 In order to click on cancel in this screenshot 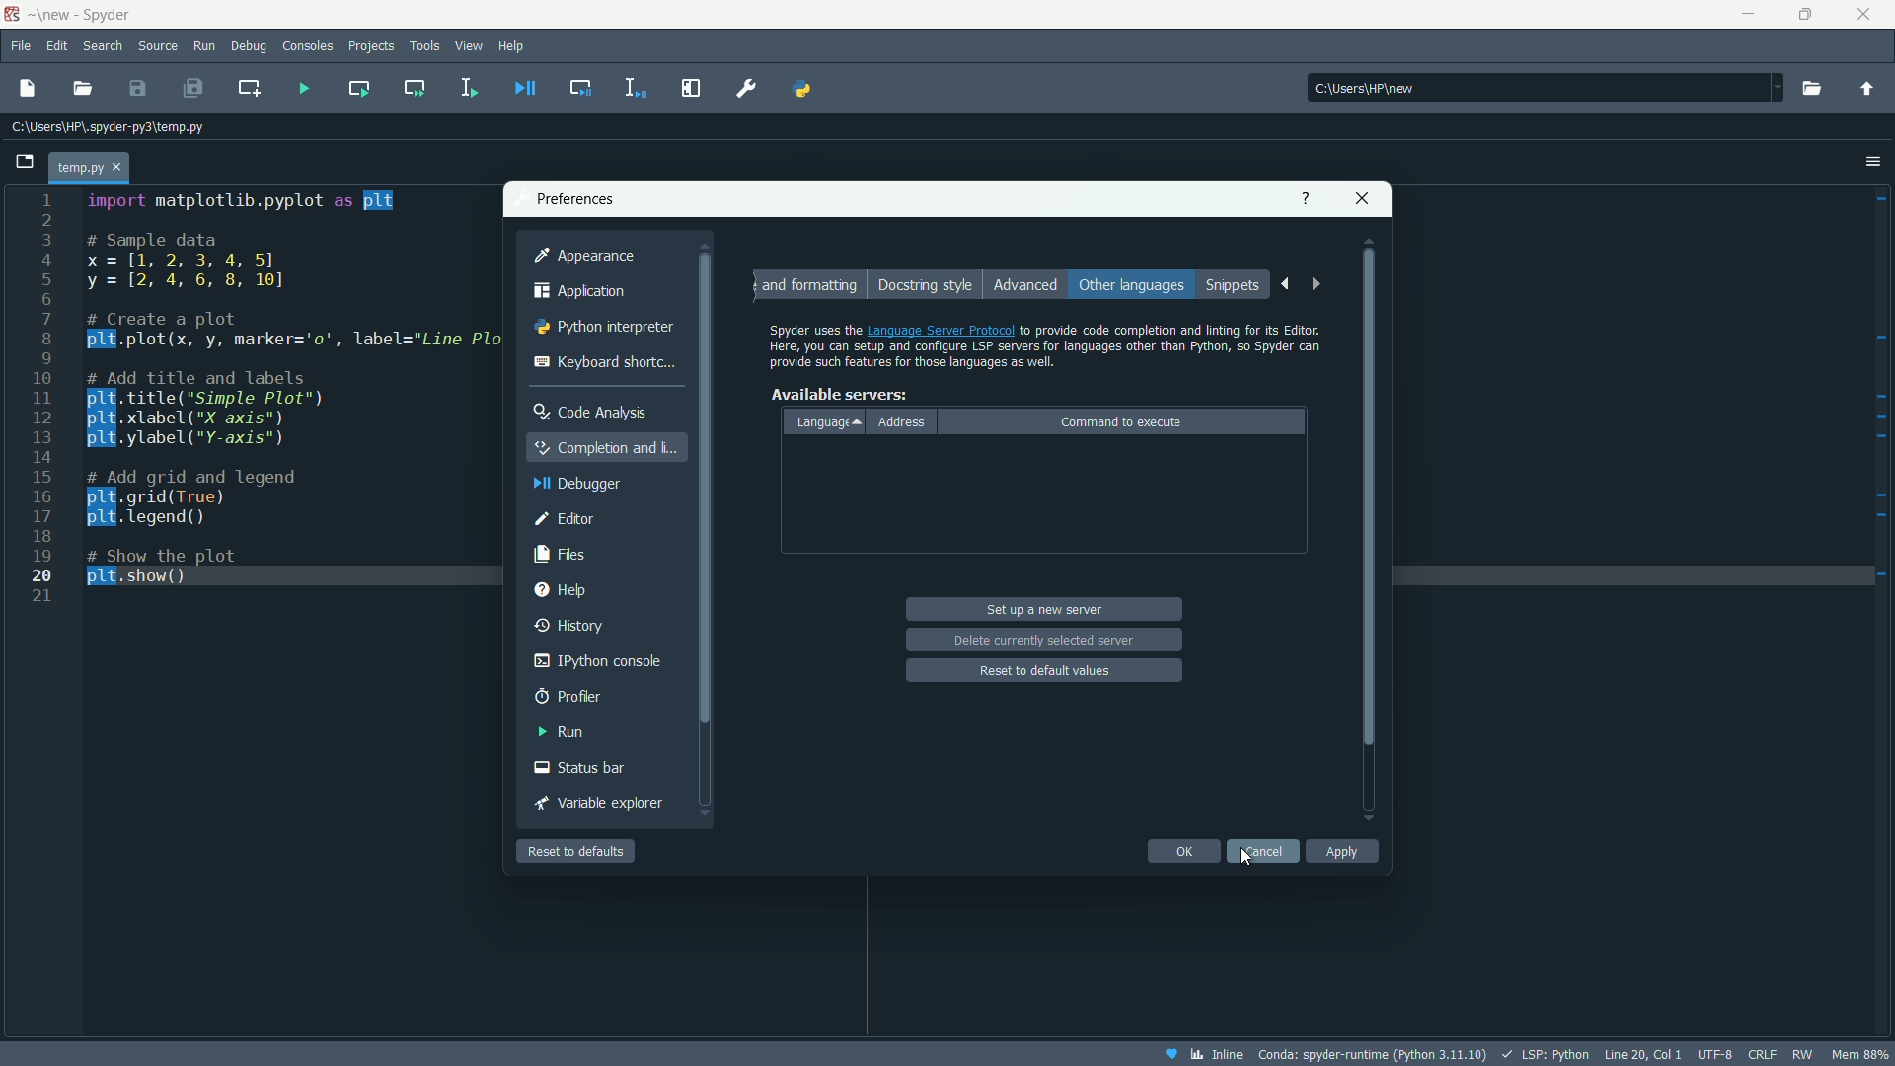, I will do `click(1262, 850)`.